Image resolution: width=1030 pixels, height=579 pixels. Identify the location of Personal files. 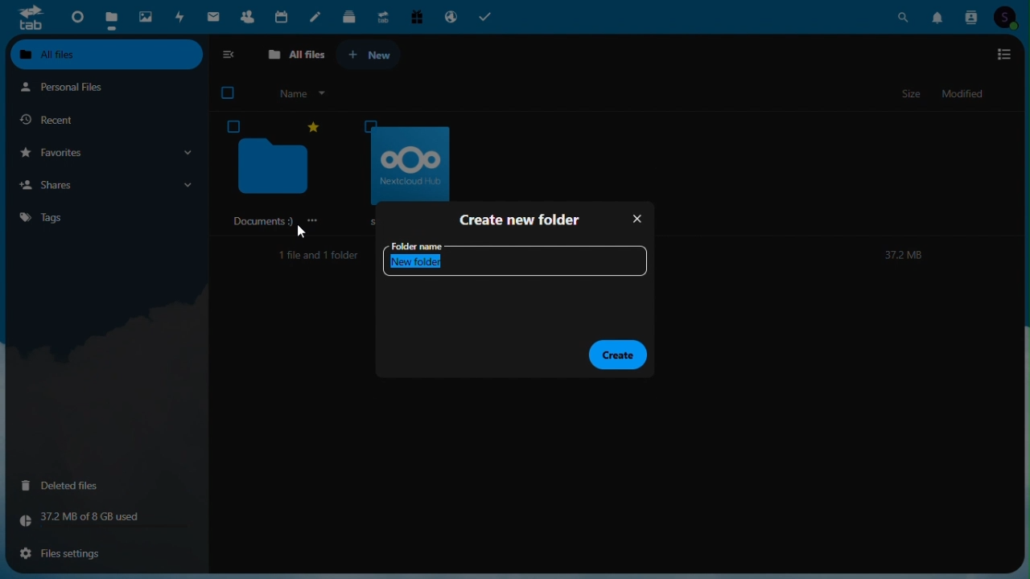
(104, 87).